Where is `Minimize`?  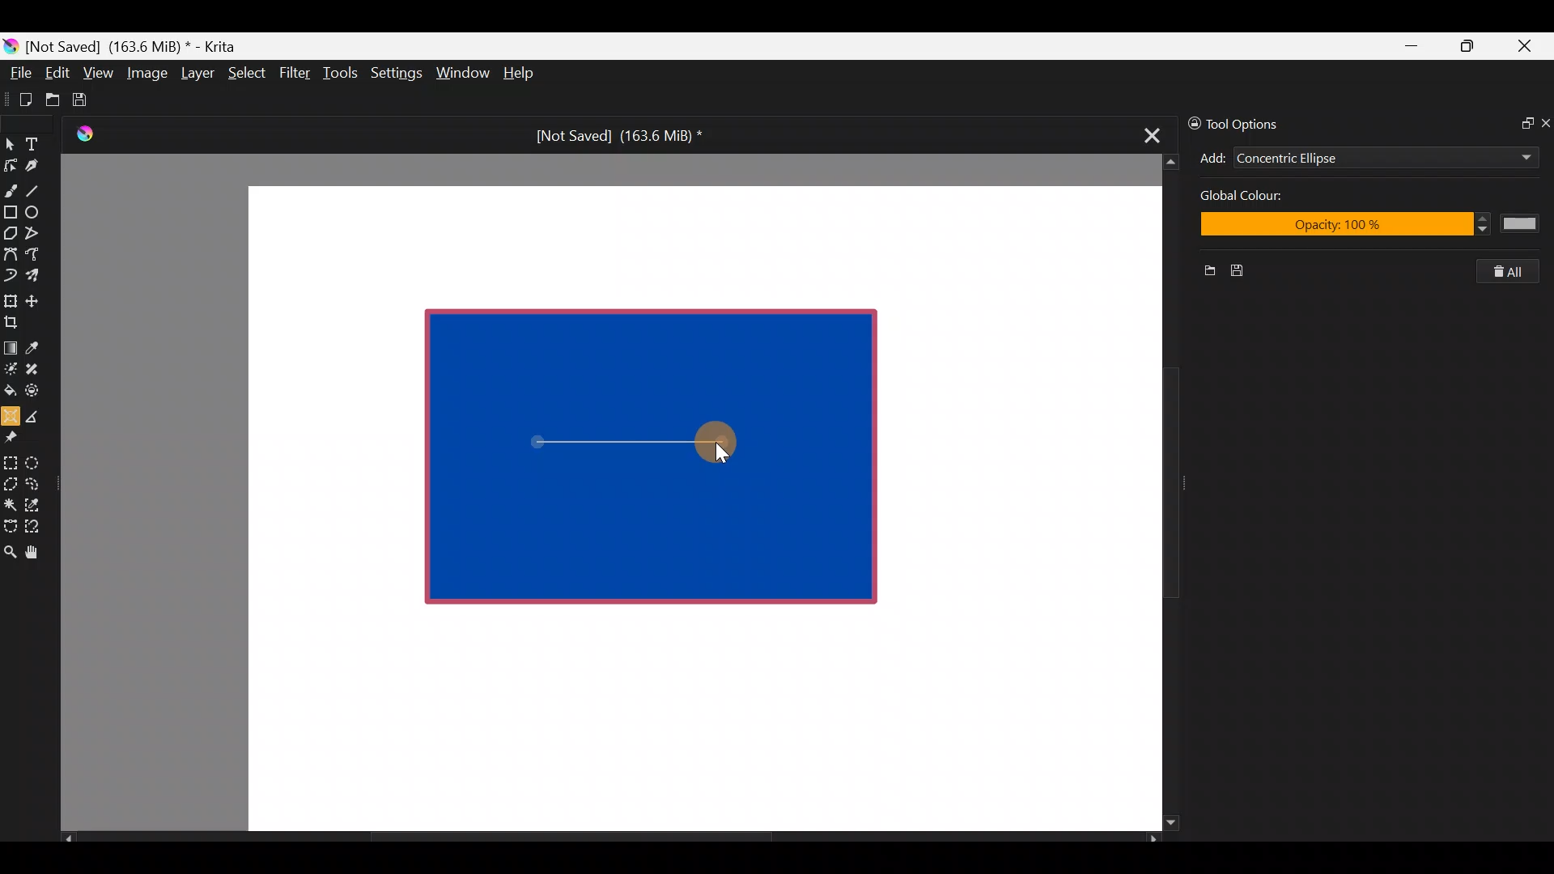 Minimize is located at coordinates (1412, 46).